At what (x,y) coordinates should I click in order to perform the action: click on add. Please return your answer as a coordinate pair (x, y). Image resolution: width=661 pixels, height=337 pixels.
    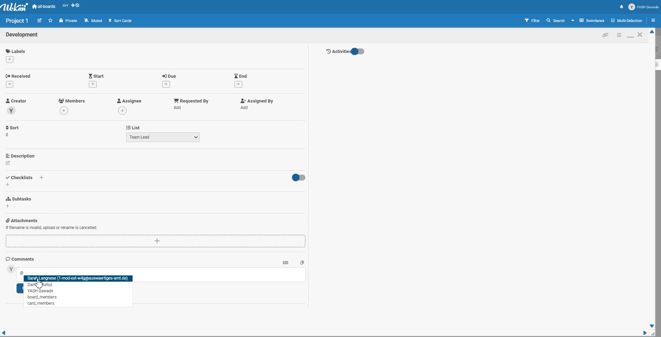
    Looking at the image, I should click on (238, 85).